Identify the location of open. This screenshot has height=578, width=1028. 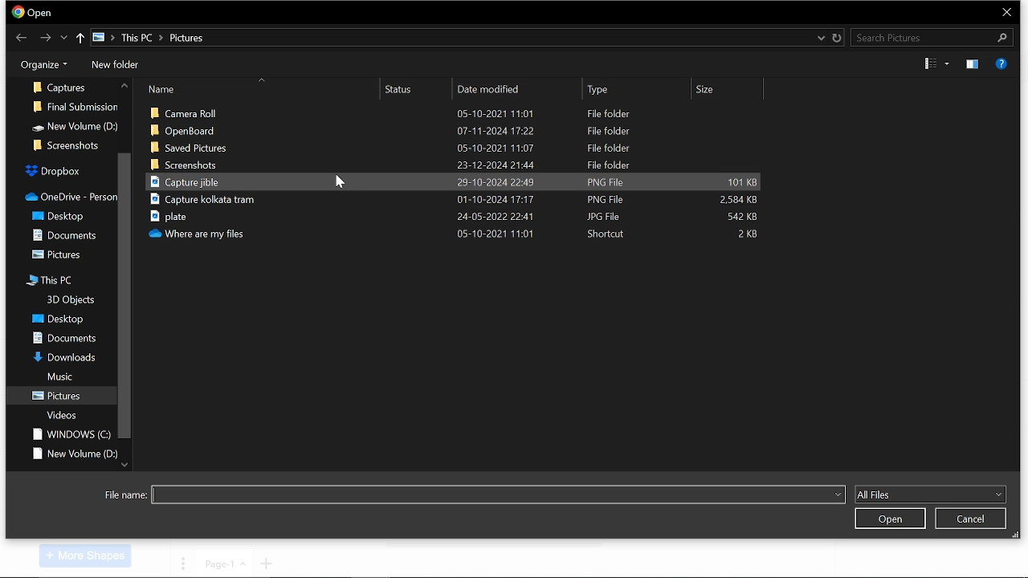
(888, 519).